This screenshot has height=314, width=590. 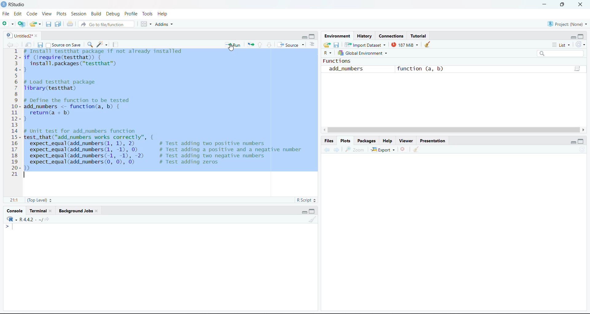 I want to click on compile report, so click(x=114, y=45).